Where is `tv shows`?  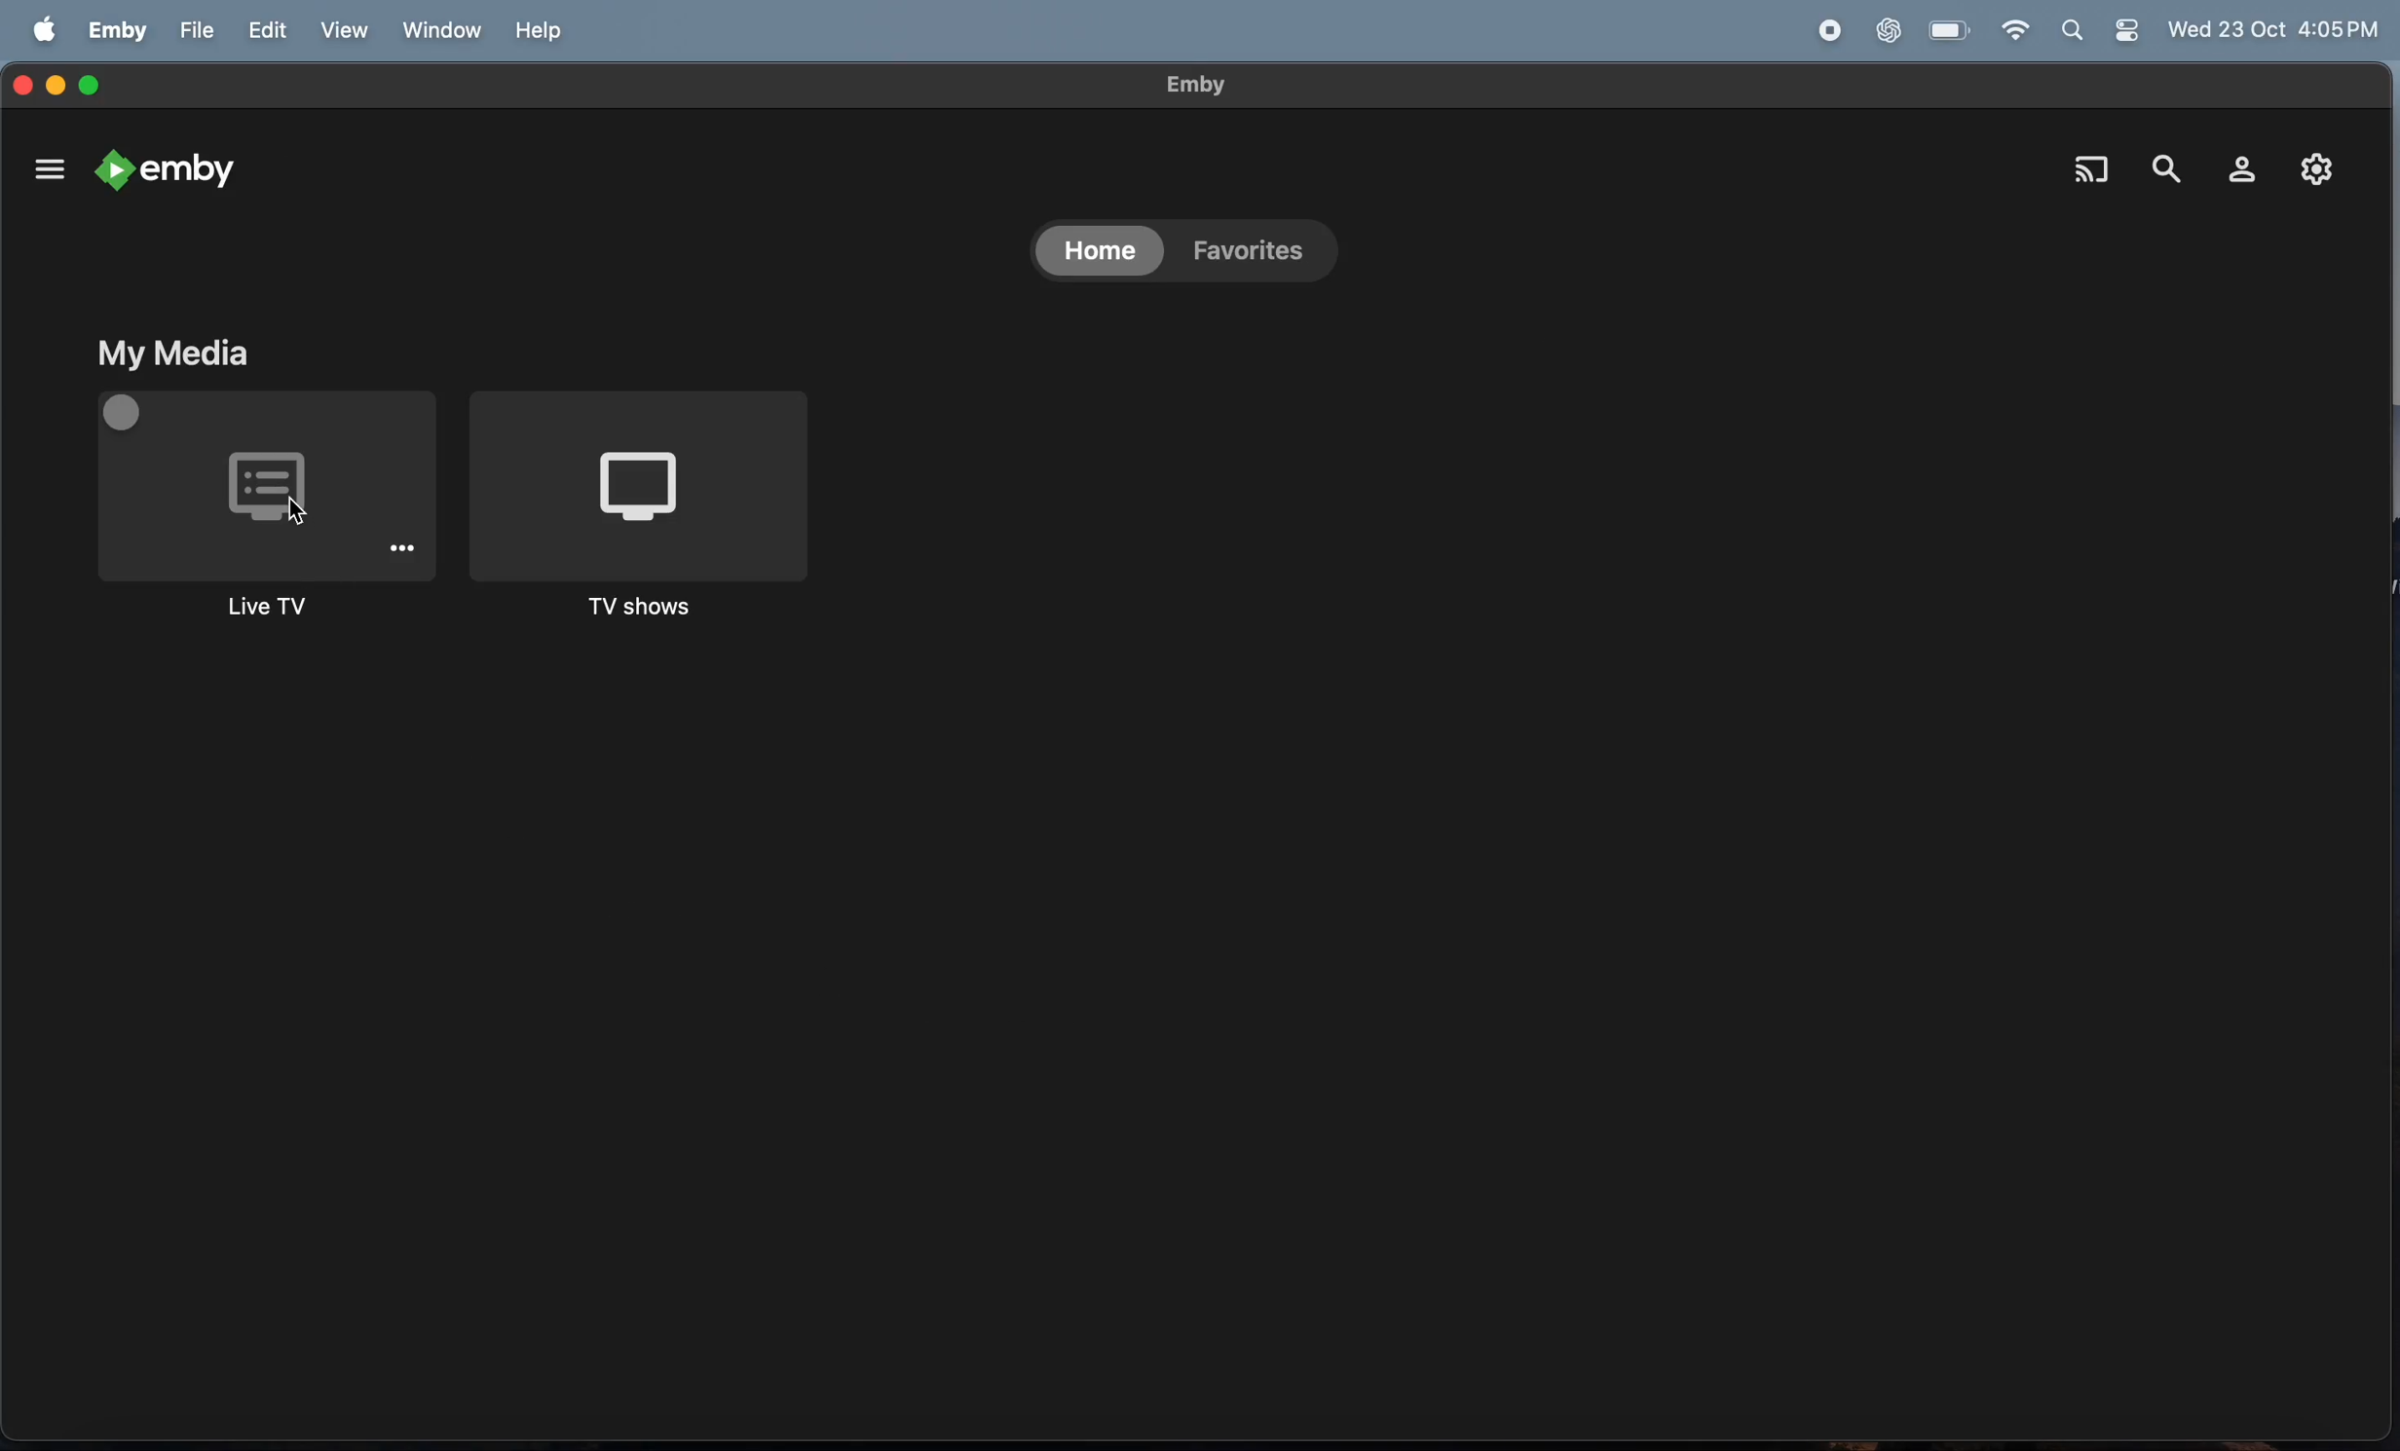 tv shows is located at coordinates (643, 514).